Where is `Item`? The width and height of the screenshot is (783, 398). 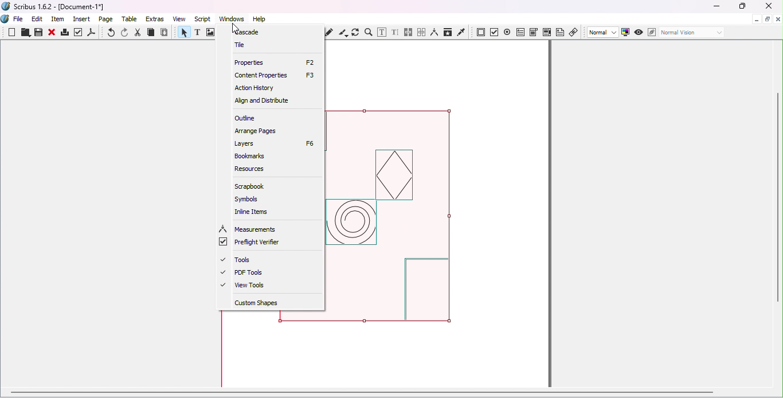
Item is located at coordinates (58, 19).